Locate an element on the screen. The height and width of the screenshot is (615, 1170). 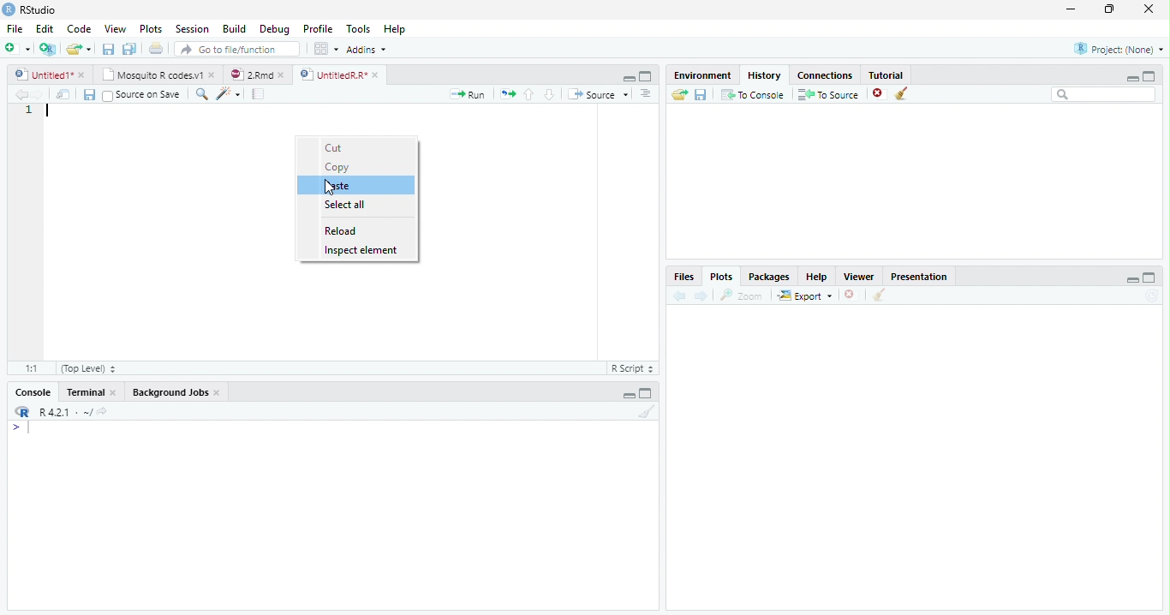
Console is located at coordinates (34, 391).